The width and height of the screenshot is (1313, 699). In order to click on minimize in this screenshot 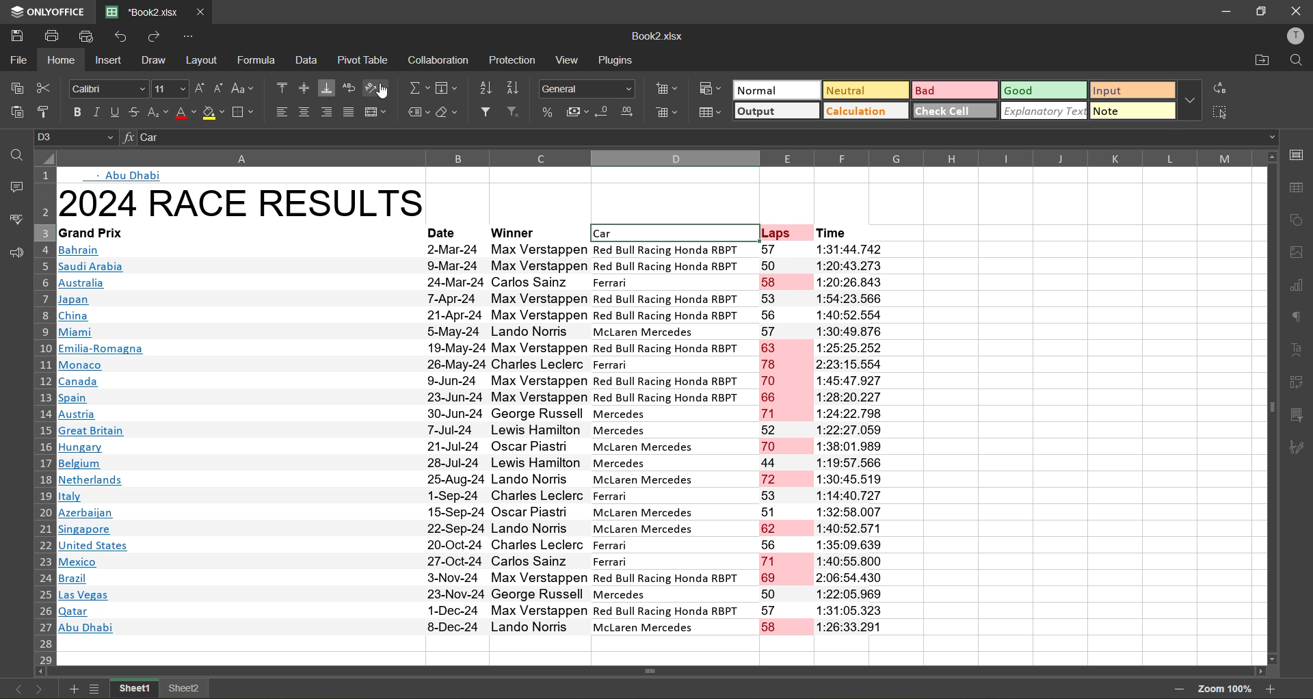, I will do `click(1228, 11)`.